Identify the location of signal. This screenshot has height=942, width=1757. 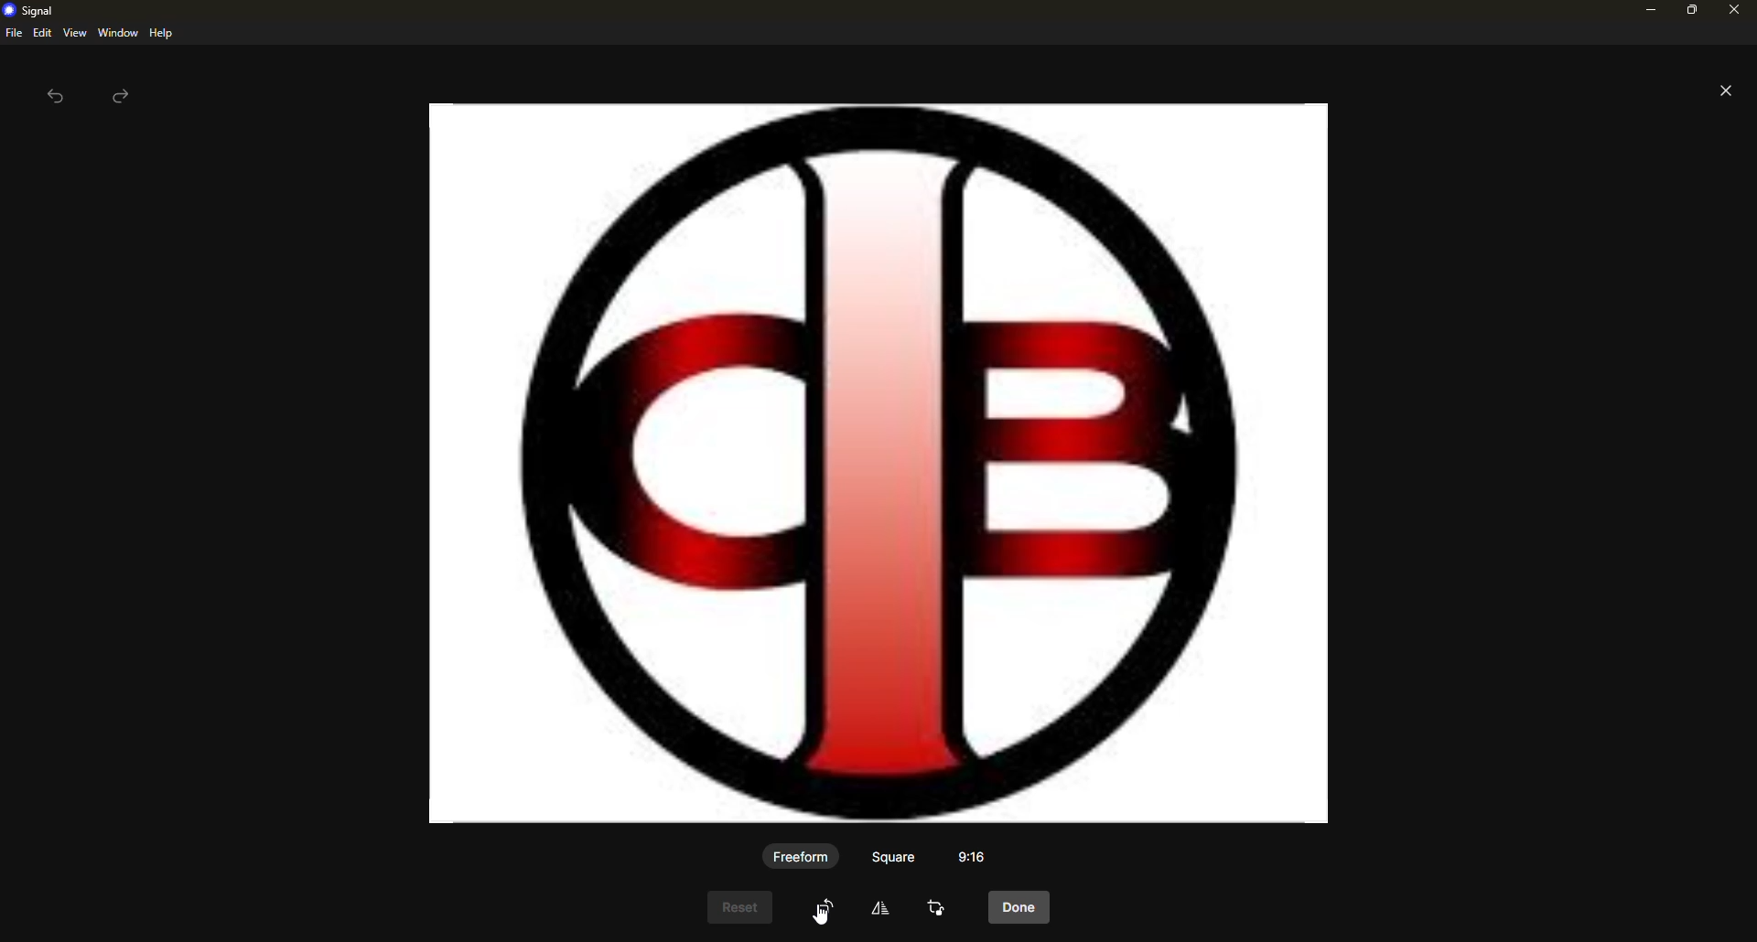
(29, 12).